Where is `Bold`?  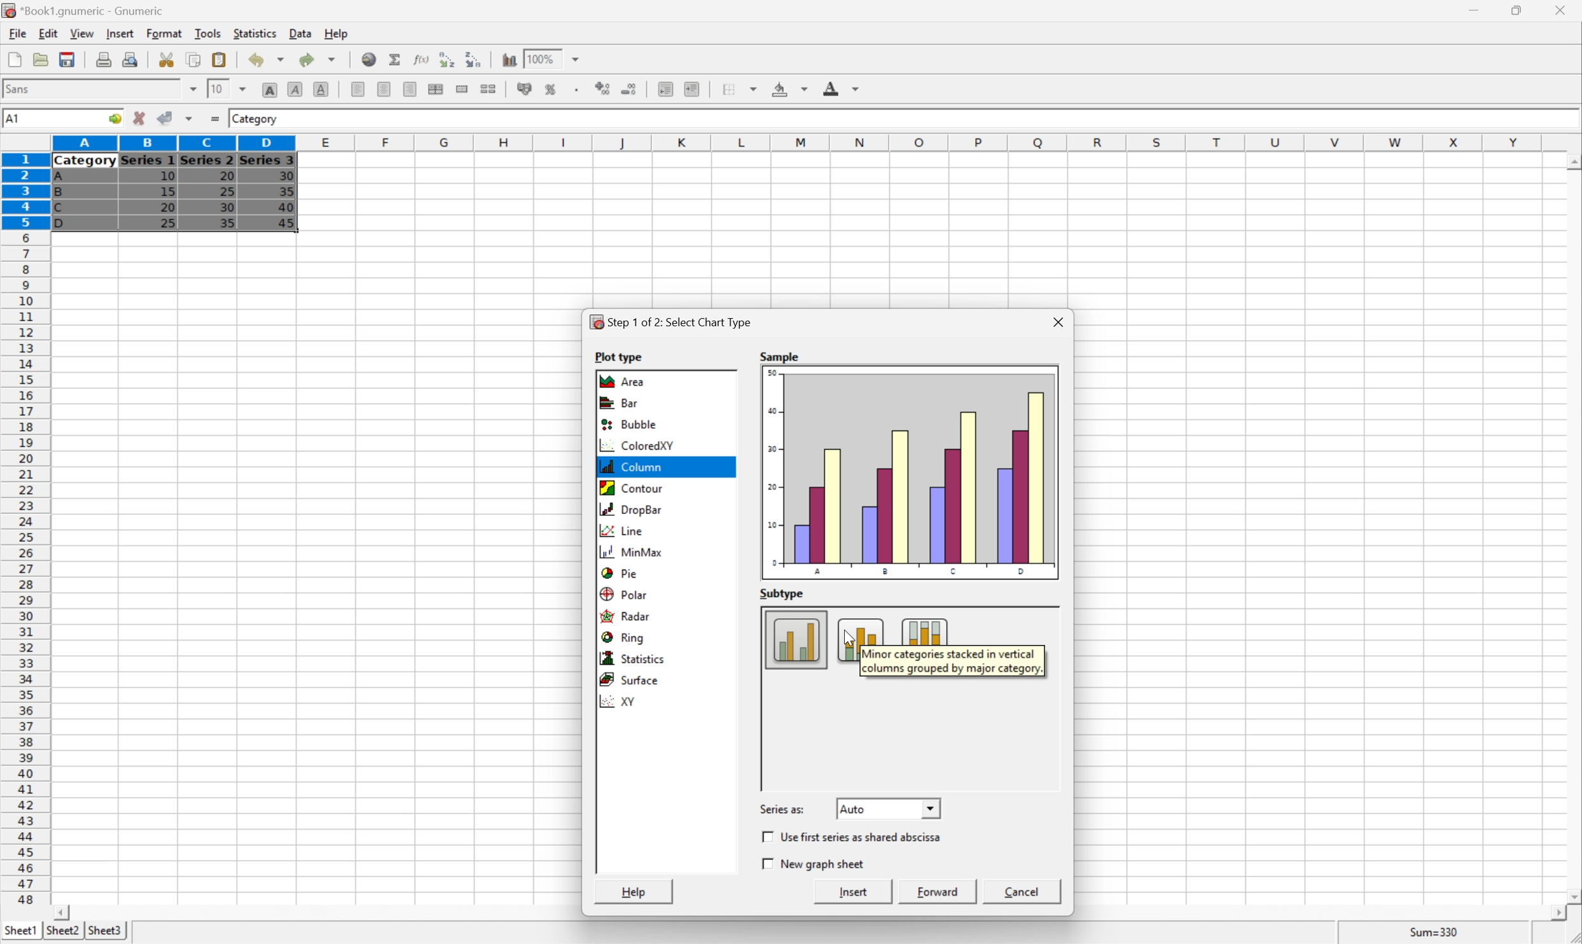
Bold is located at coordinates (270, 88).